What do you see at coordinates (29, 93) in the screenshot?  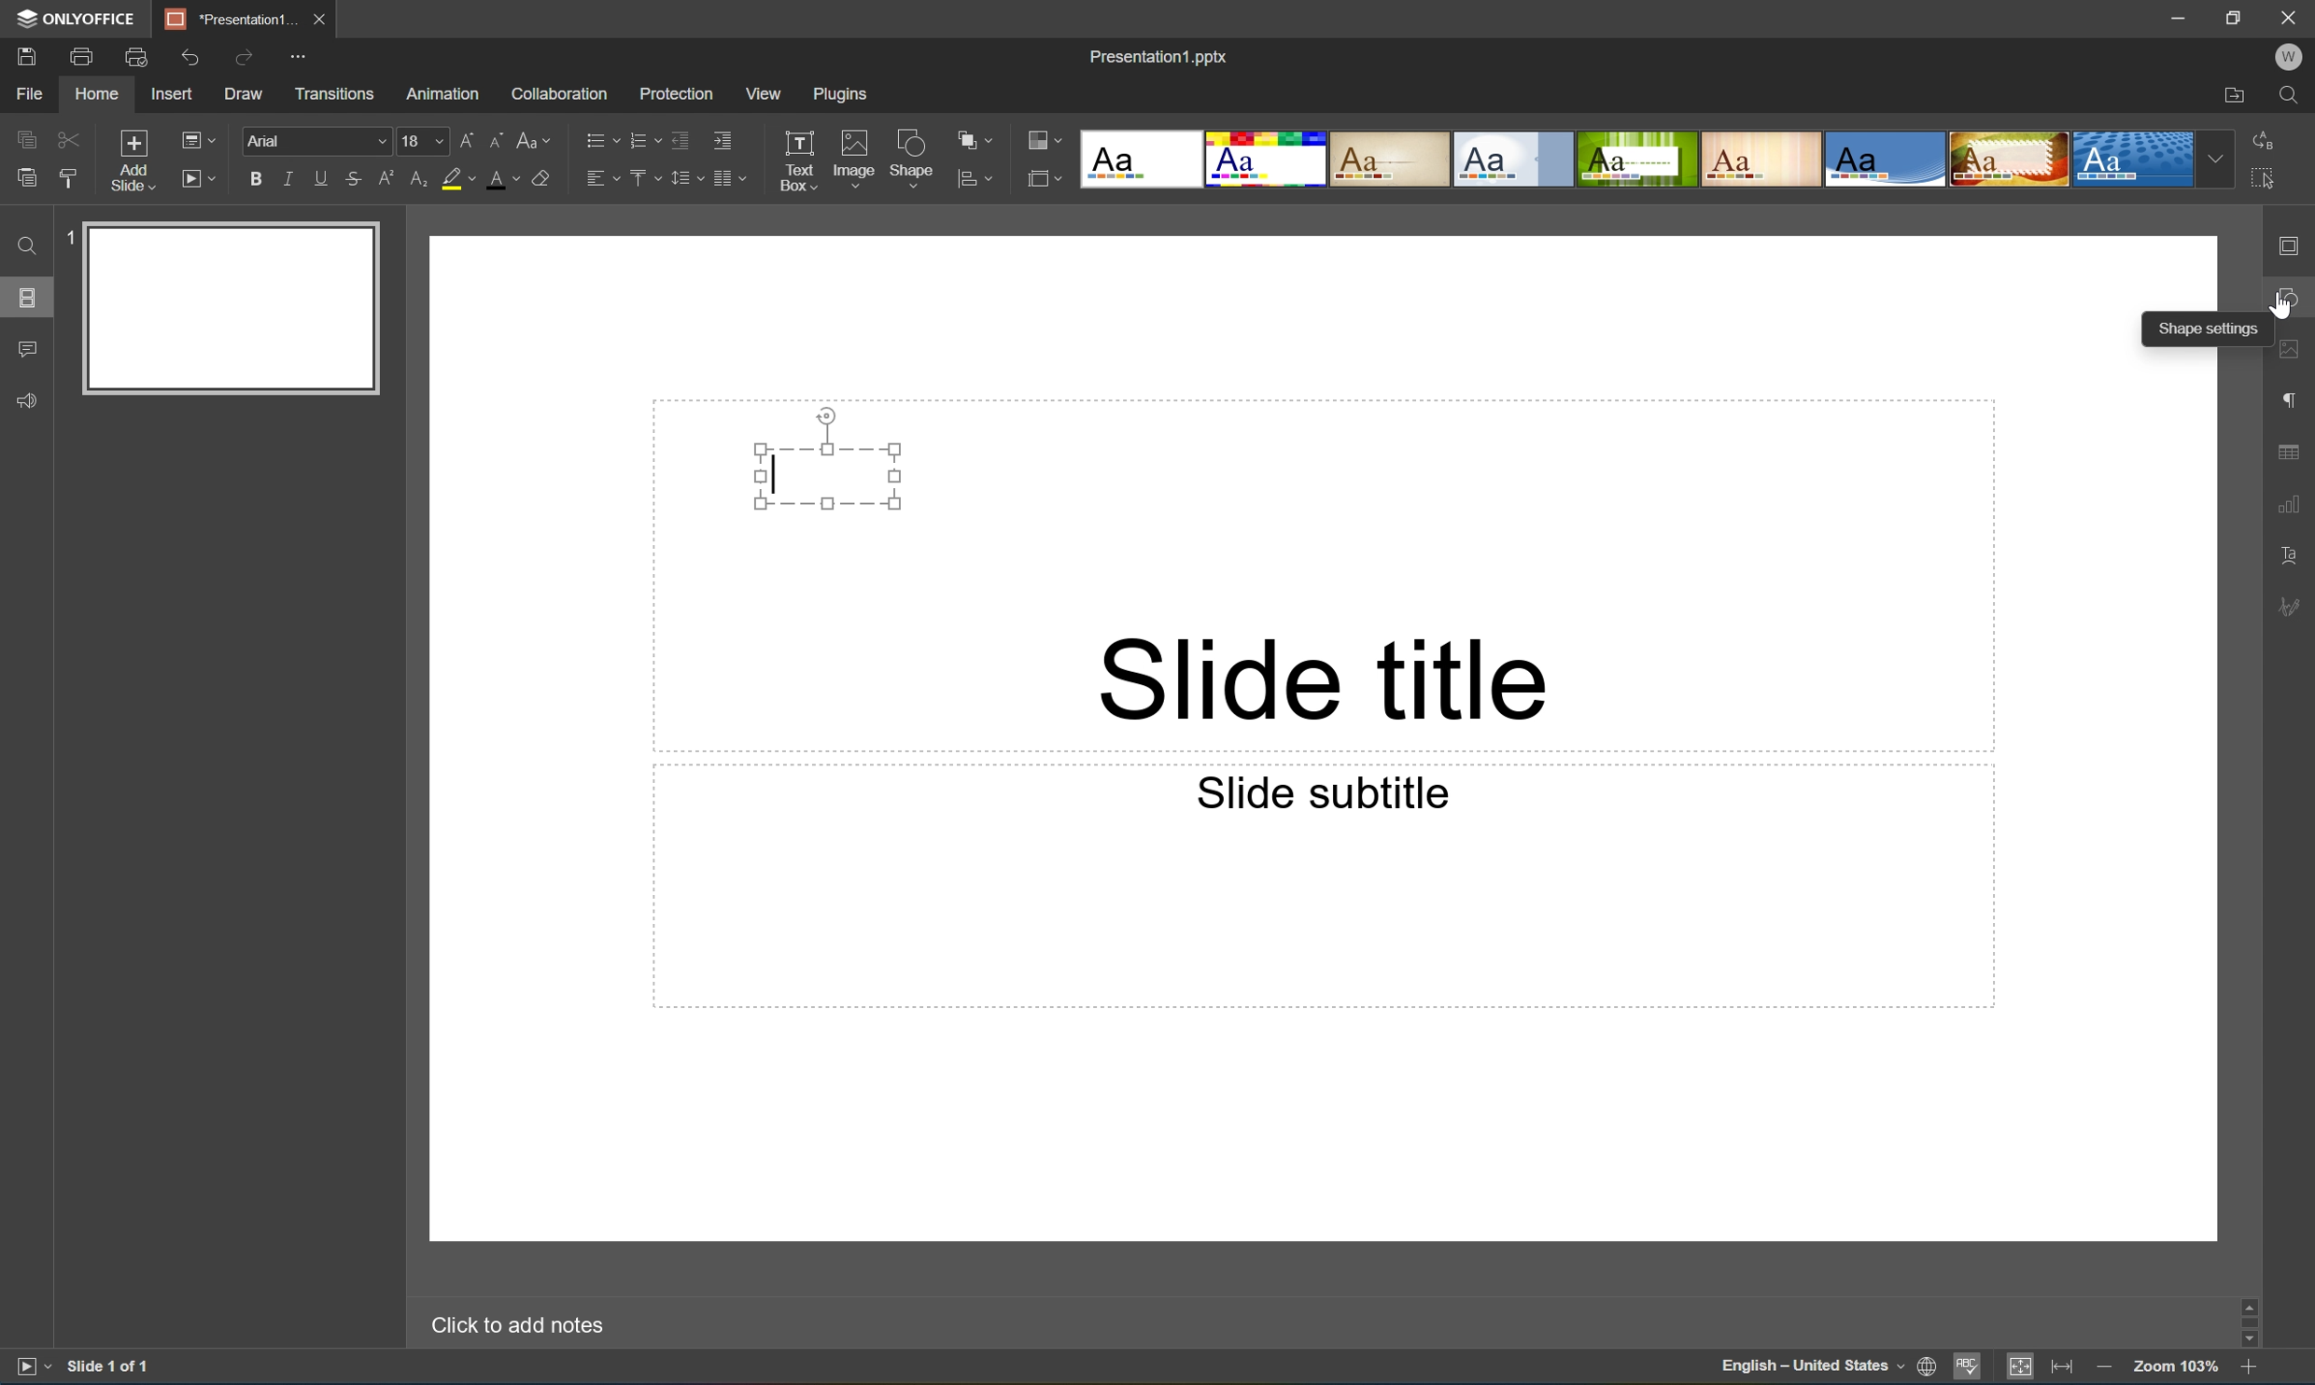 I see `File` at bounding box center [29, 93].